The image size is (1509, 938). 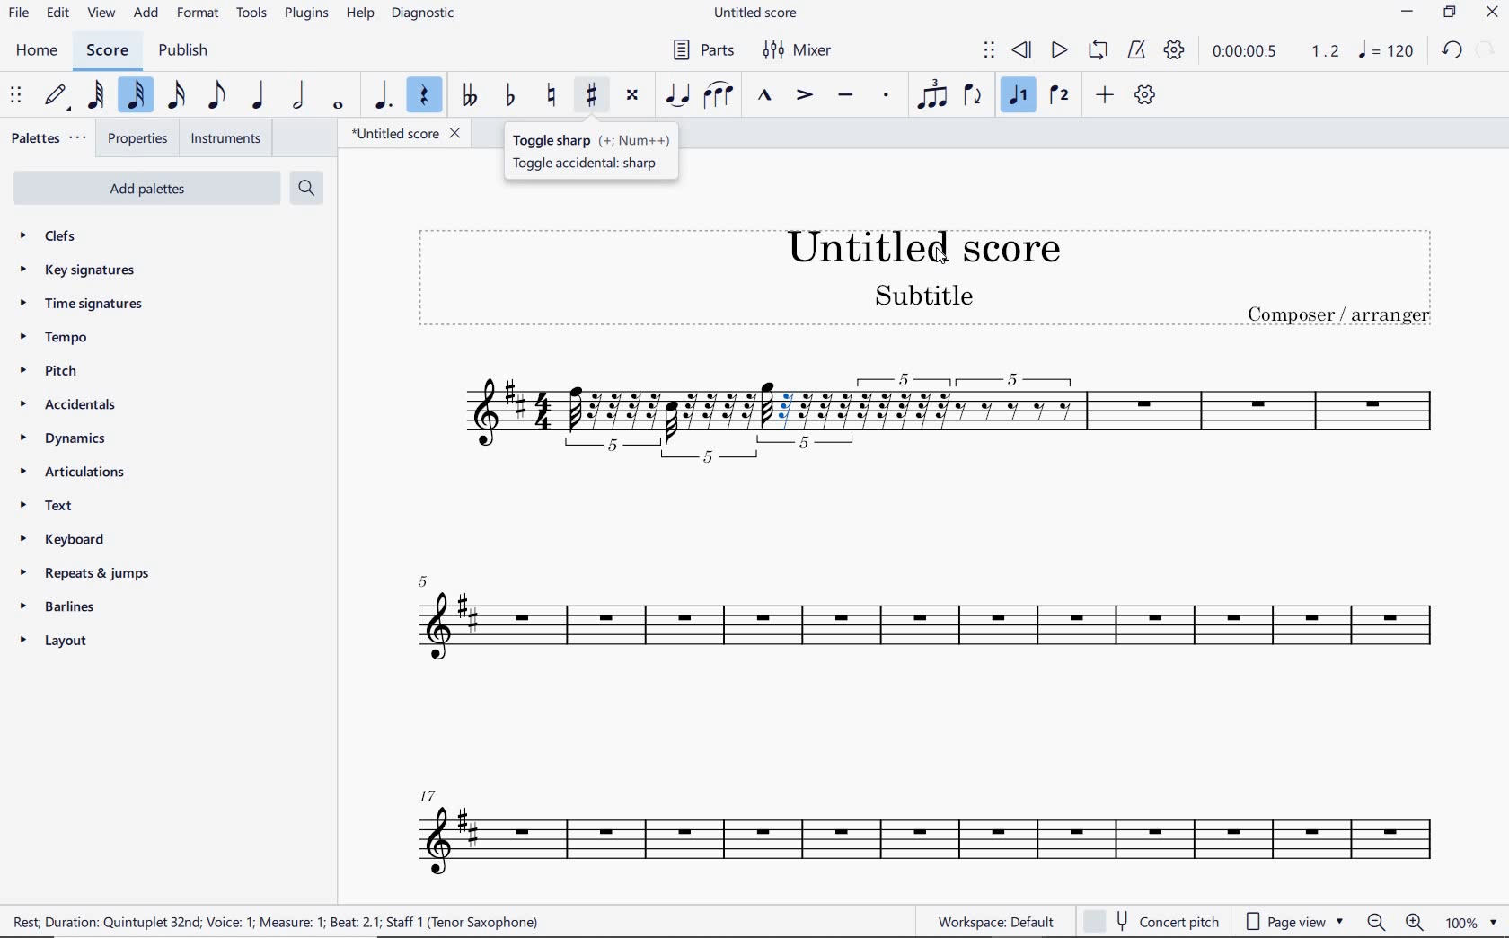 I want to click on DIAGNOSTIC, so click(x=426, y=15).